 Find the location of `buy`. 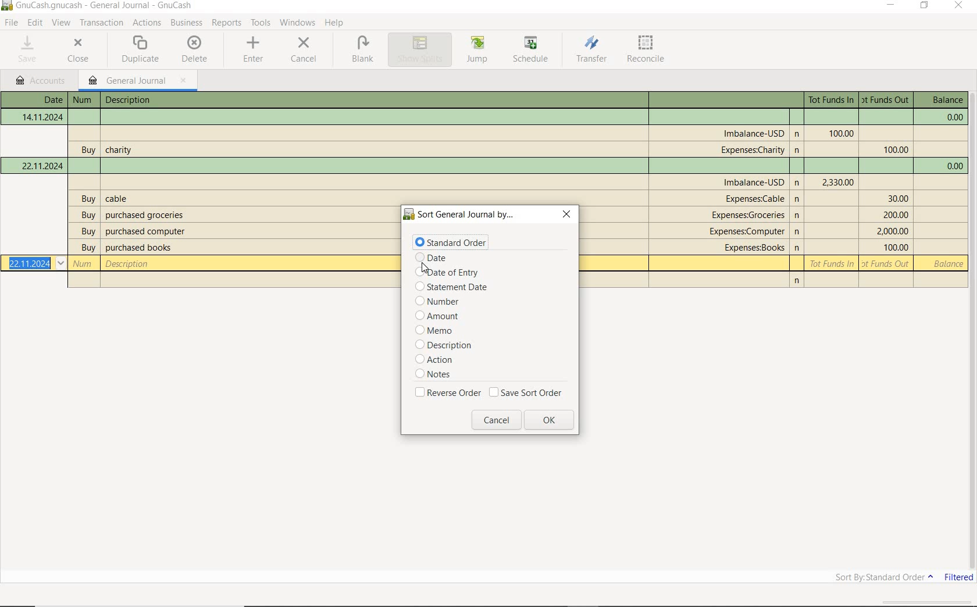

buy is located at coordinates (87, 233).